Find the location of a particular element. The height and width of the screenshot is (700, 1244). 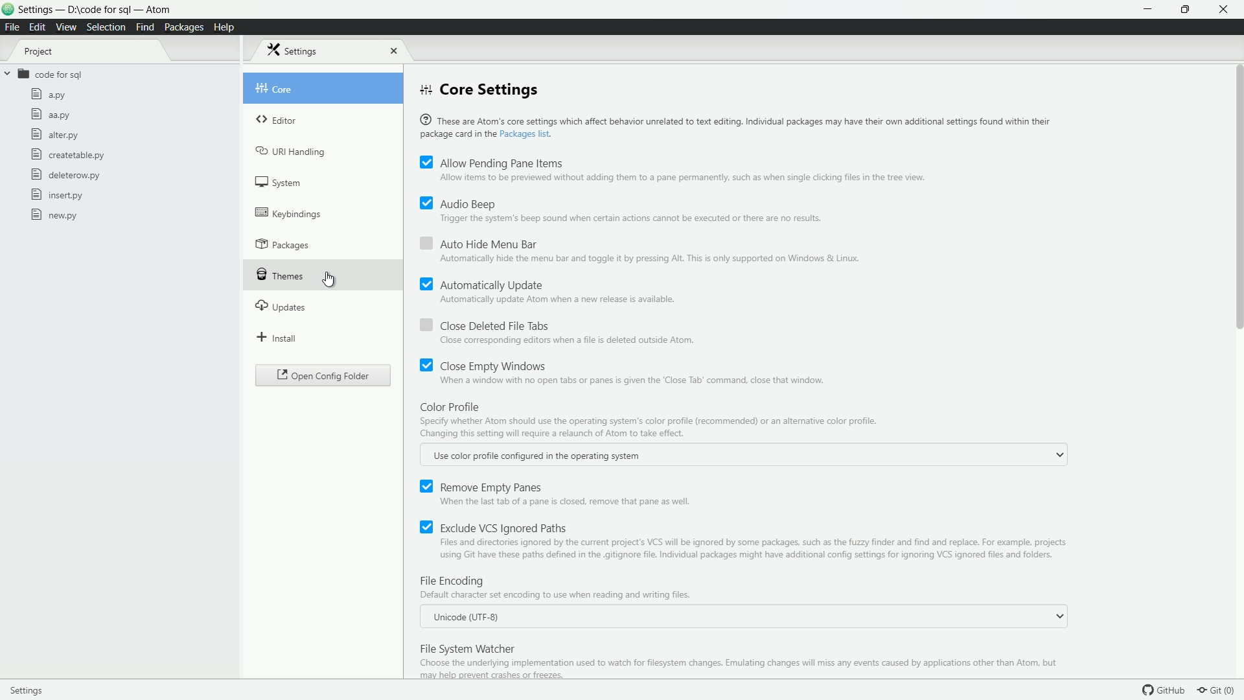

new.py file is located at coordinates (54, 215).